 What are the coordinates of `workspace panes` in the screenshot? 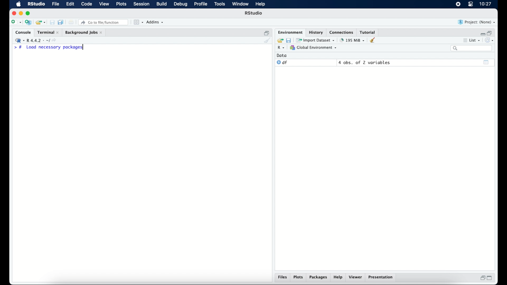 It's located at (138, 22).